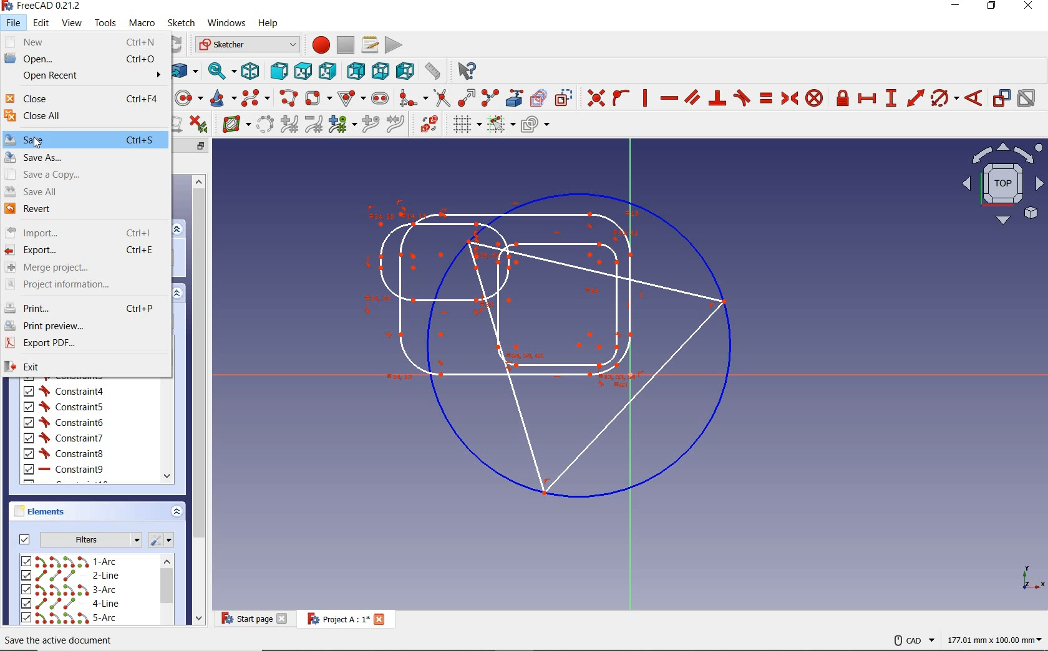 This screenshot has height=651, width=1048. Describe the element at coordinates (594, 97) in the screenshot. I see `constrain coincident` at that location.